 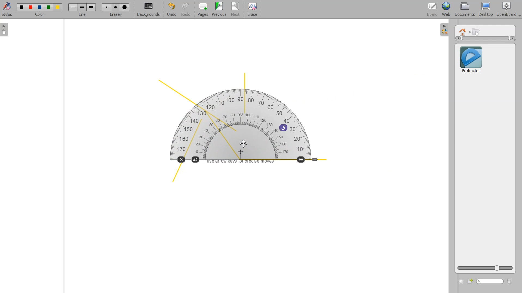 What do you see at coordinates (302, 159) in the screenshot?
I see `Increase size` at bounding box center [302, 159].